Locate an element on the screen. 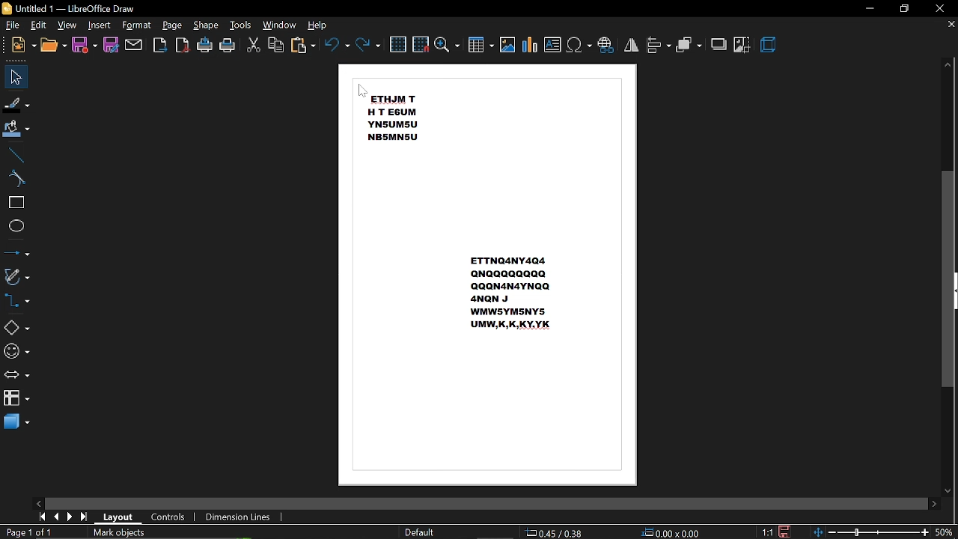  go to first page is located at coordinates (42, 517).